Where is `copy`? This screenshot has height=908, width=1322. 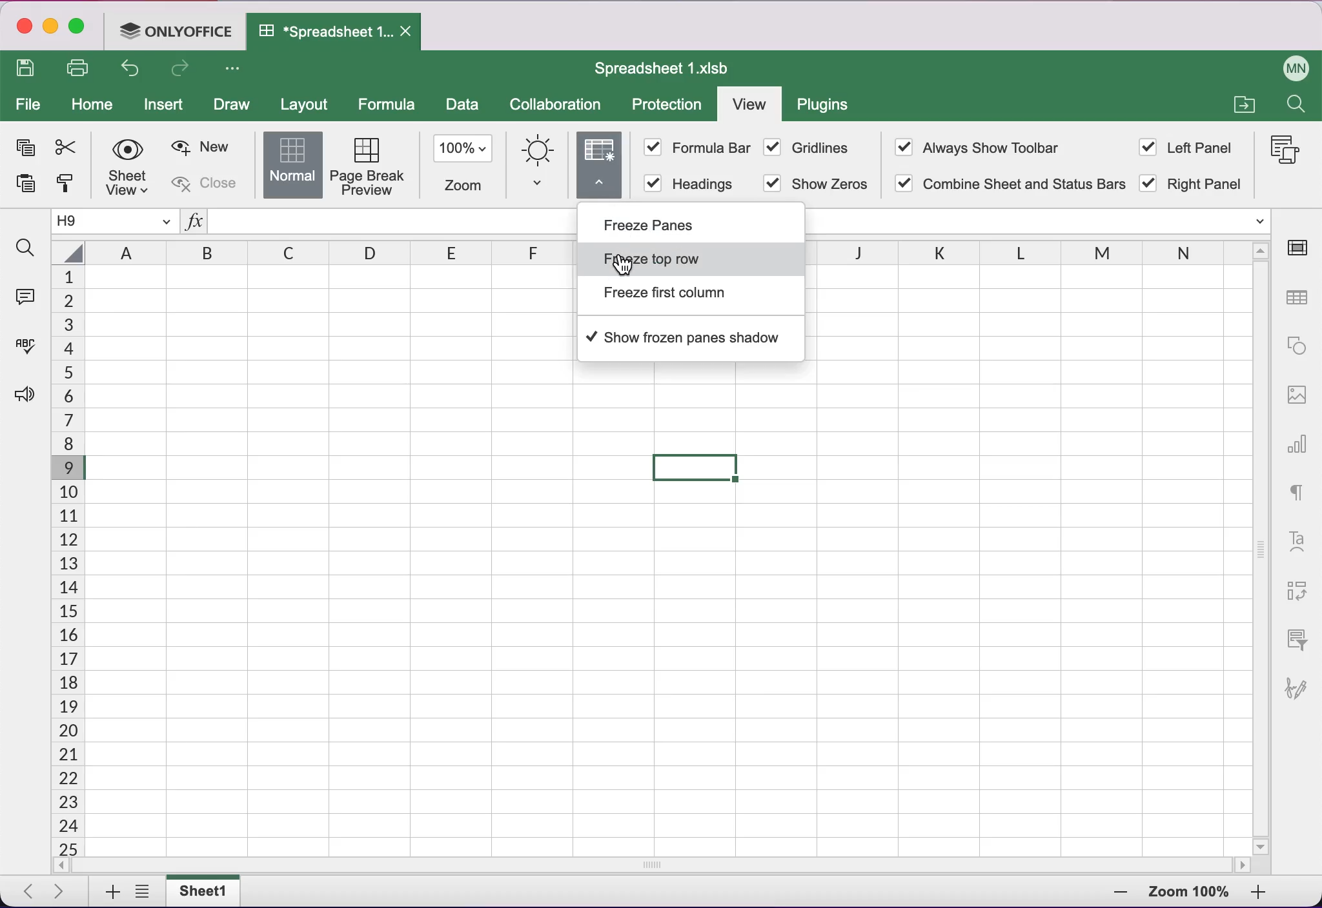
copy is located at coordinates (25, 144).